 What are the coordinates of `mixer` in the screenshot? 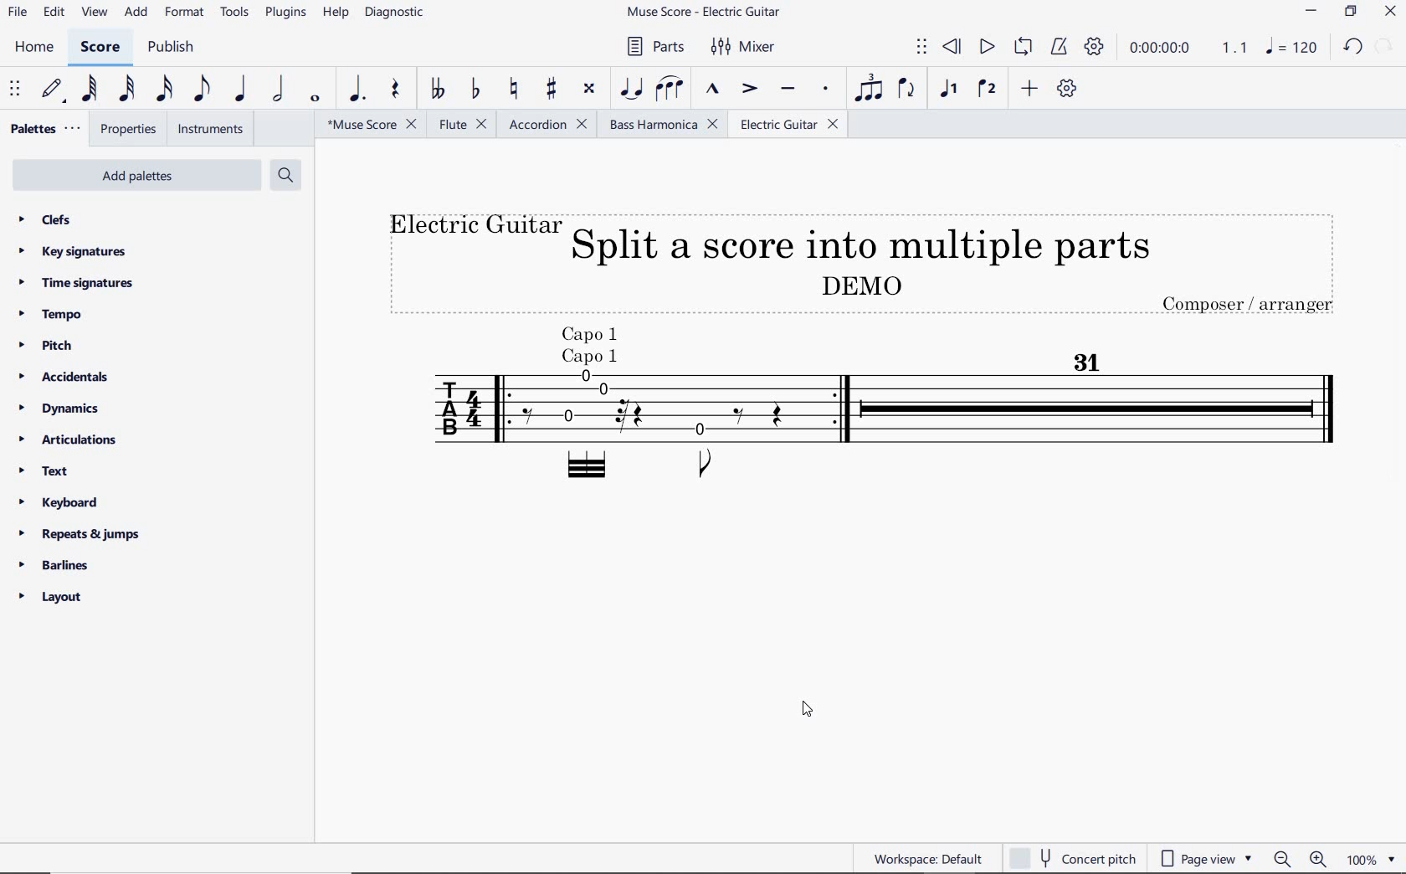 It's located at (747, 48).